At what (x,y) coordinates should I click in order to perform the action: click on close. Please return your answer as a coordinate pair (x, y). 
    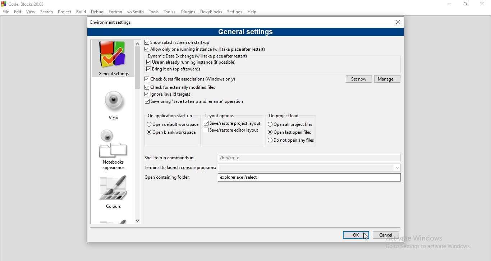
    Looking at the image, I should click on (395, 22).